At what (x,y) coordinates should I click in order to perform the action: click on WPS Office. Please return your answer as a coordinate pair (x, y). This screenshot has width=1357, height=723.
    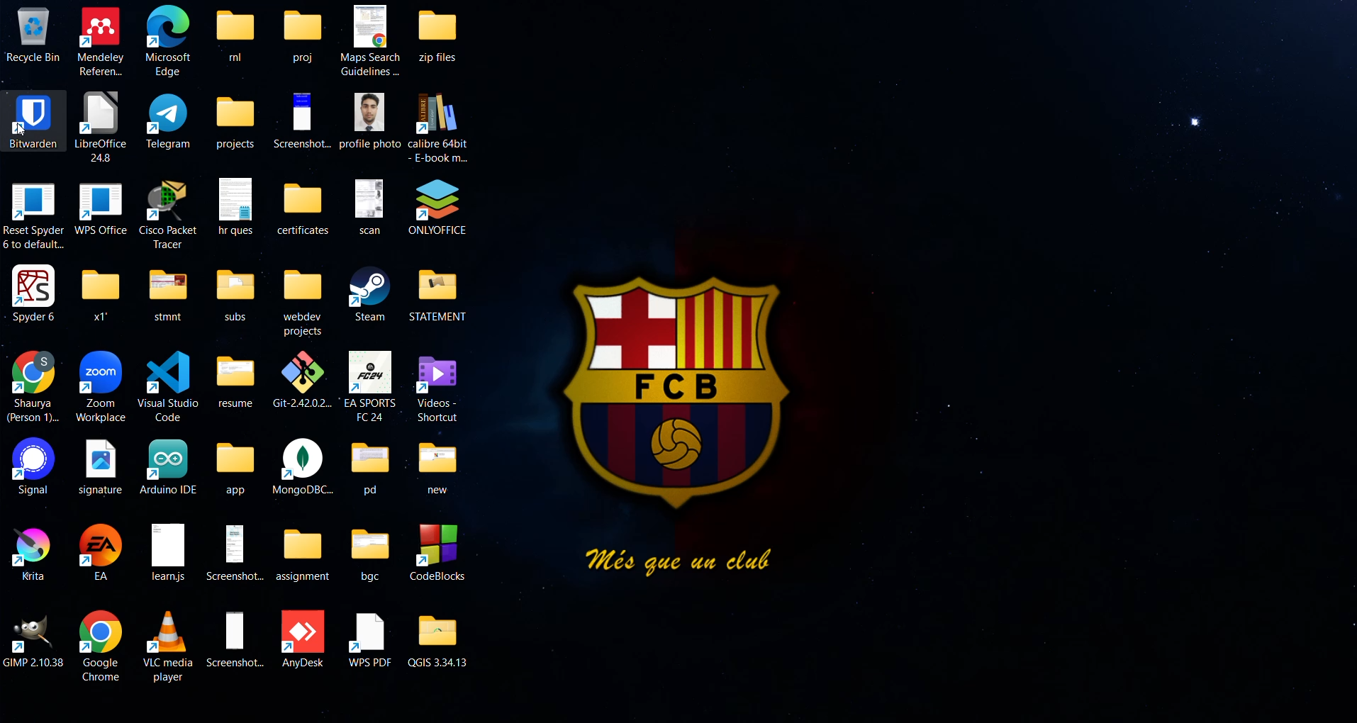
    Looking at the image, I should click on (100, 206).